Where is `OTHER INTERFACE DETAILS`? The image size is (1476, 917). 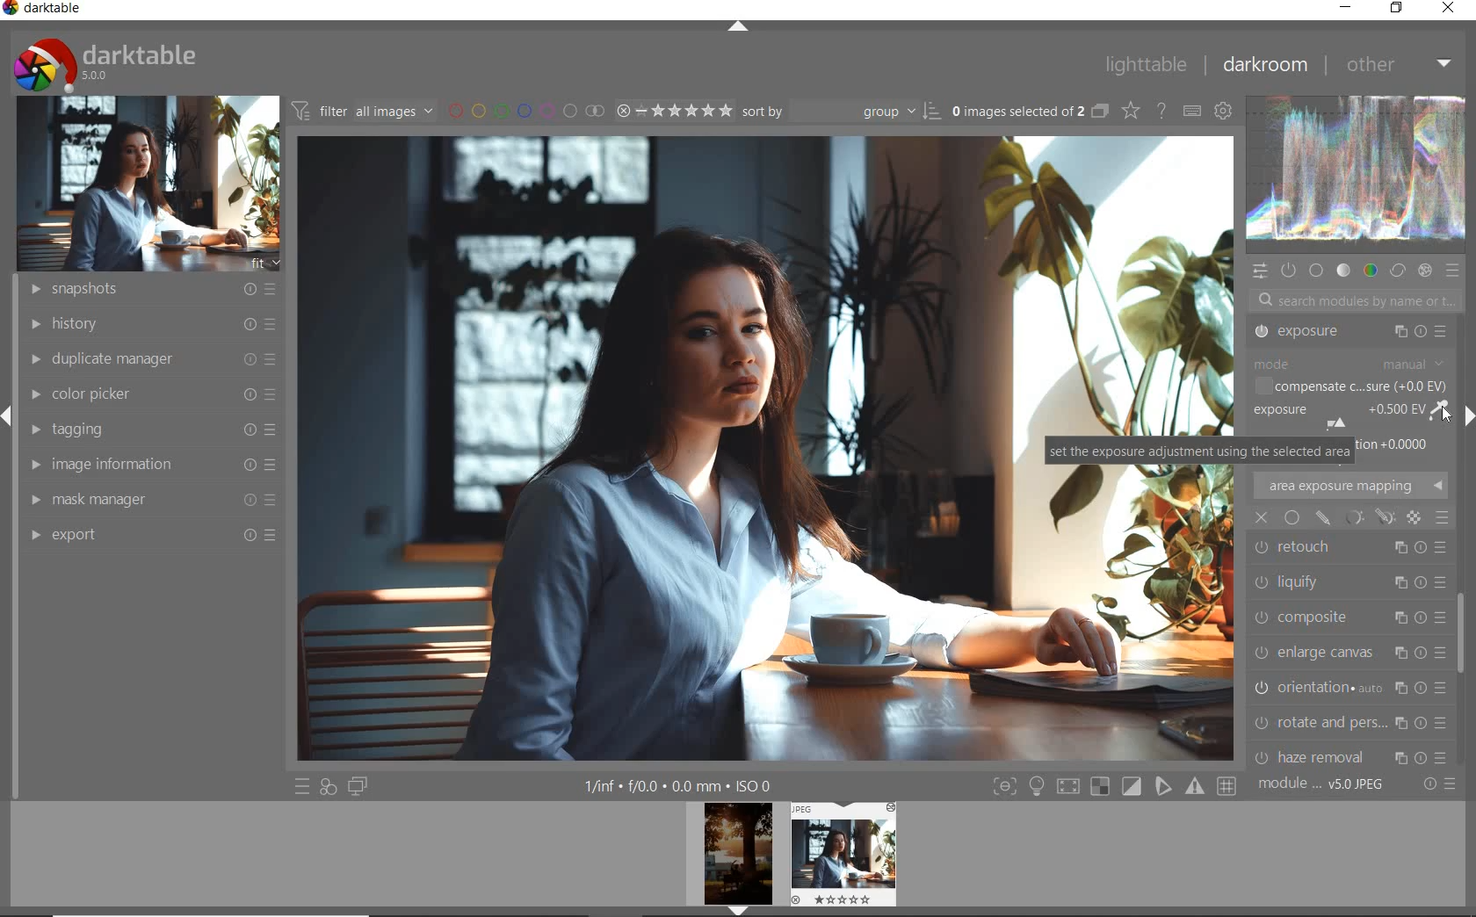 OTHER INTERFACE DETAILS is located at coordinates (679, 786).